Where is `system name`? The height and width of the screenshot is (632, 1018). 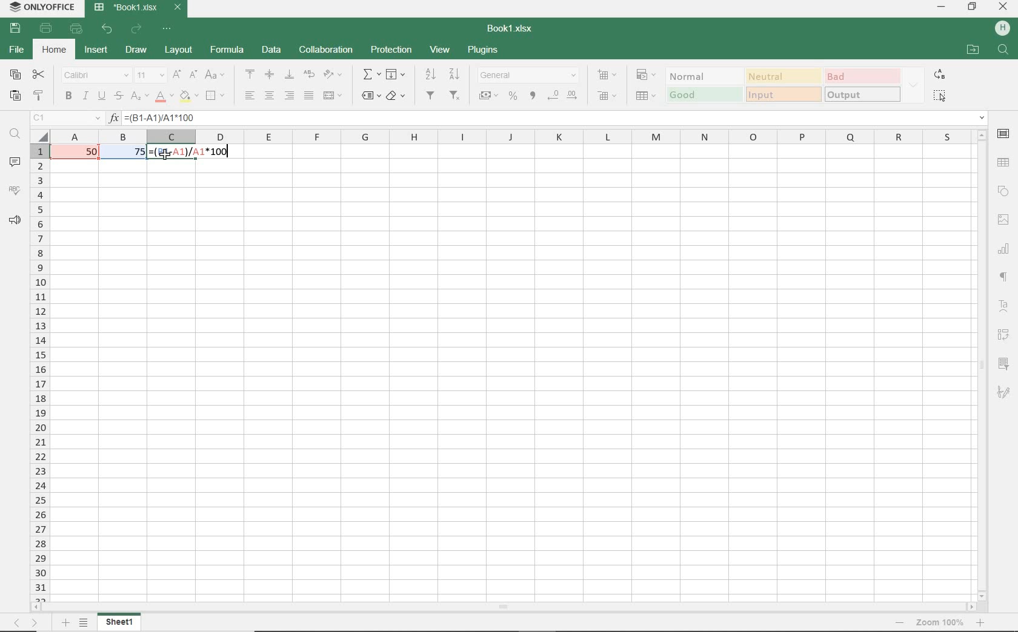
system name is located at coordinates (40, 8).